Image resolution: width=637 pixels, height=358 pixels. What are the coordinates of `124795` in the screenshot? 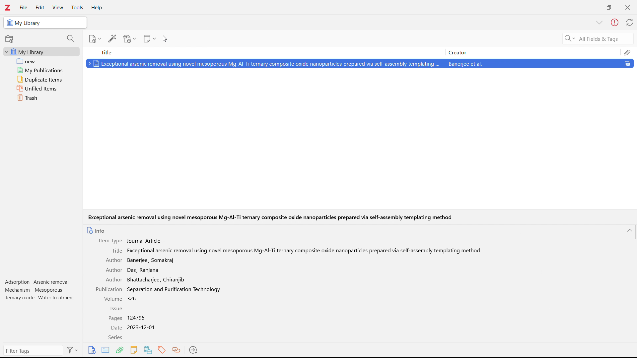 It's located at (136, 317).